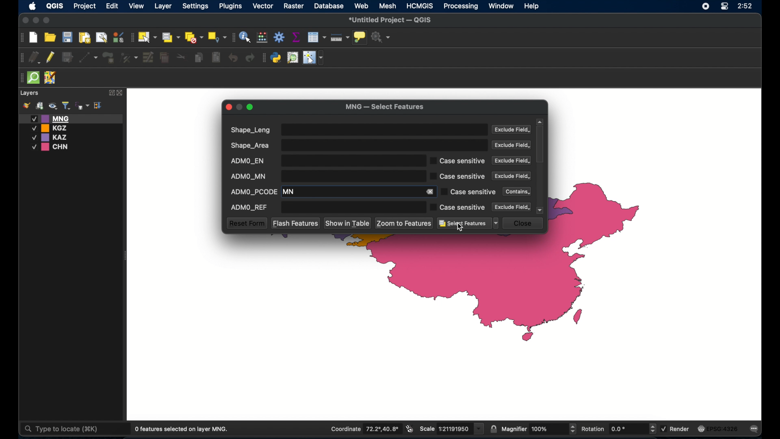  What do you see at coordinates (121, 93) in the screenshot?
I see `close` at bounding box center [121, 93].